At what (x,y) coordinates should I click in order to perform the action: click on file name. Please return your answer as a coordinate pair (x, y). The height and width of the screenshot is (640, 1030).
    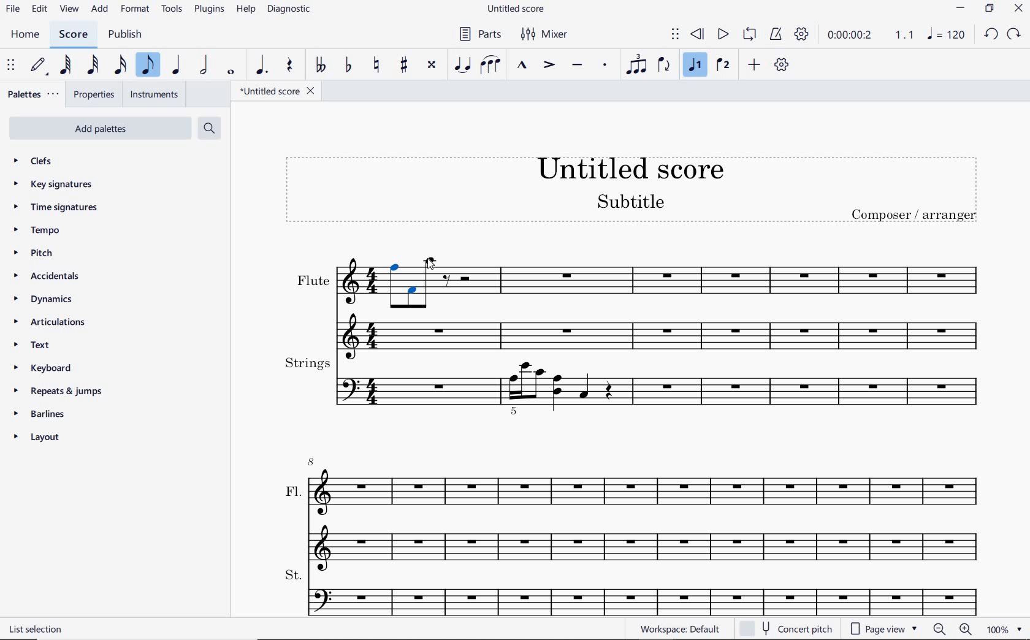
    Looking at the image, I should click on (517, 8).